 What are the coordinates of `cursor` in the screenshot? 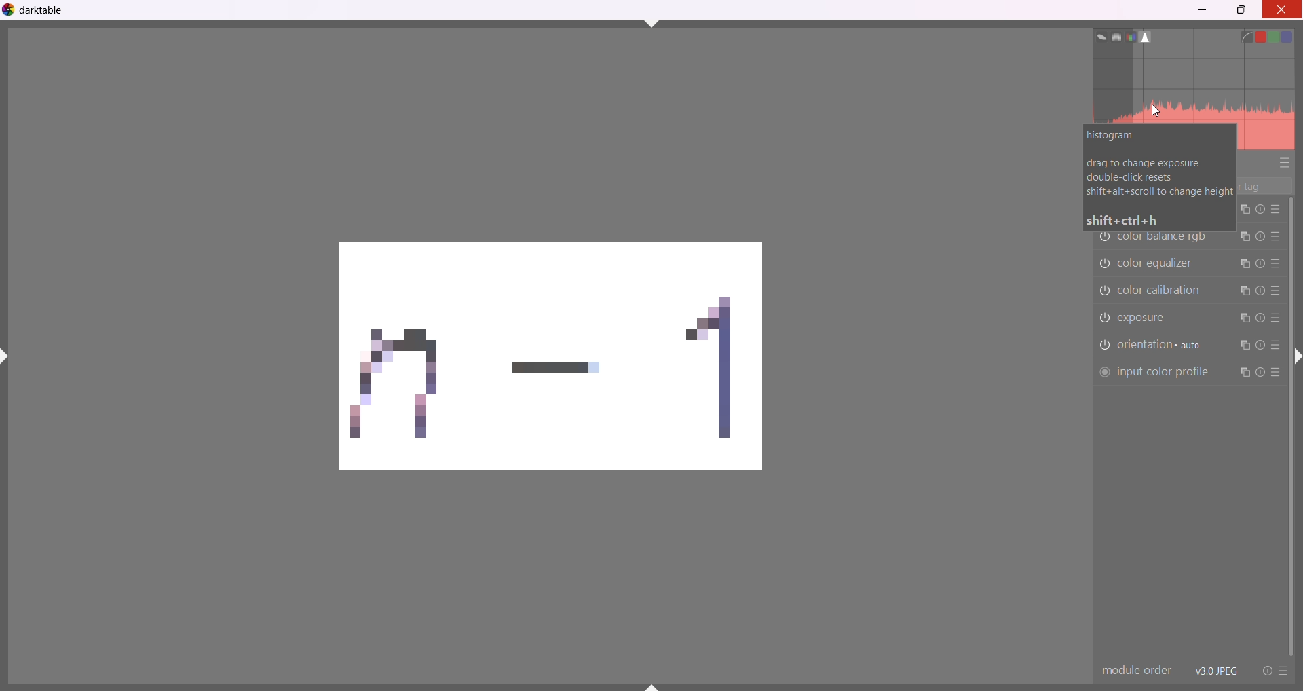 It's located at (1156, 110).